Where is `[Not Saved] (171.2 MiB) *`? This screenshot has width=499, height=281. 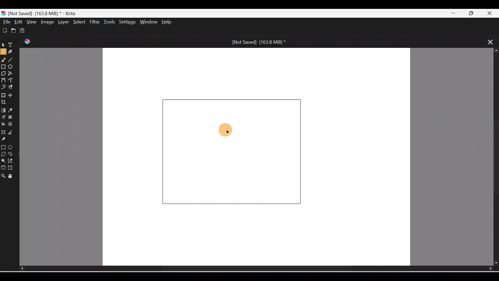
[Not Saved] (171.2 MiB) * is located at coordinates (257, 42).